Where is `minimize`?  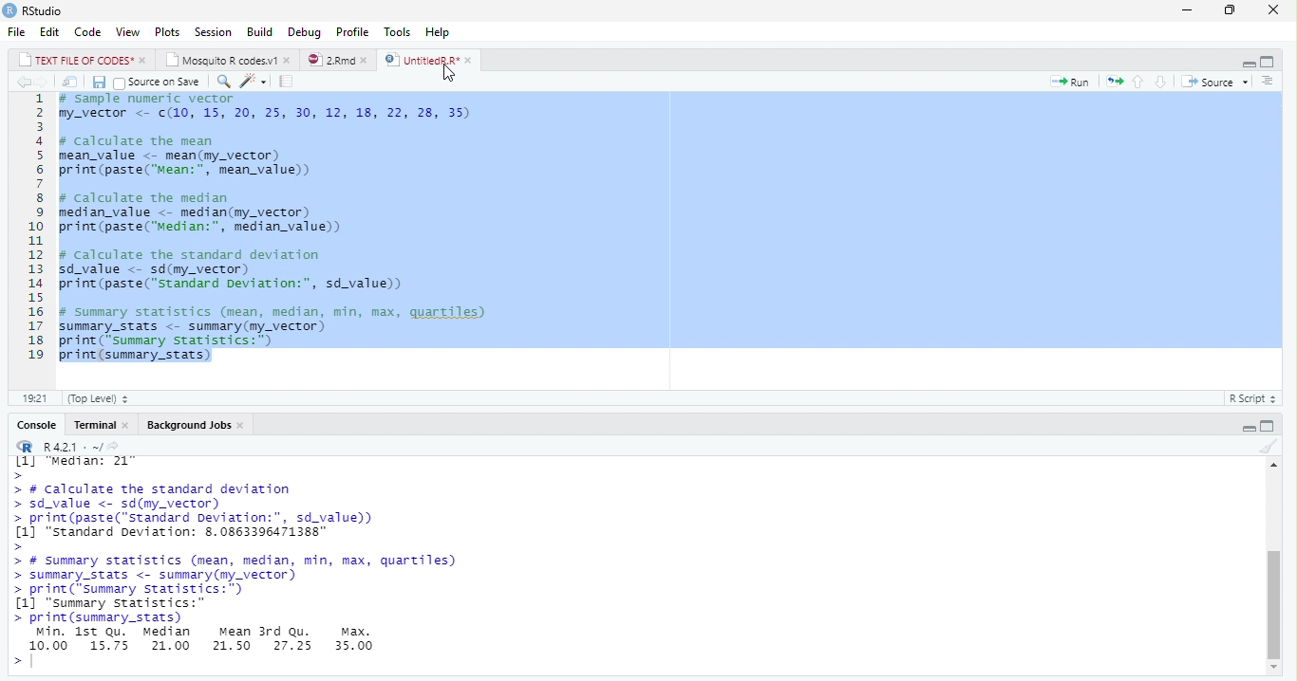 minimize is located at coordinates (1187, 11).